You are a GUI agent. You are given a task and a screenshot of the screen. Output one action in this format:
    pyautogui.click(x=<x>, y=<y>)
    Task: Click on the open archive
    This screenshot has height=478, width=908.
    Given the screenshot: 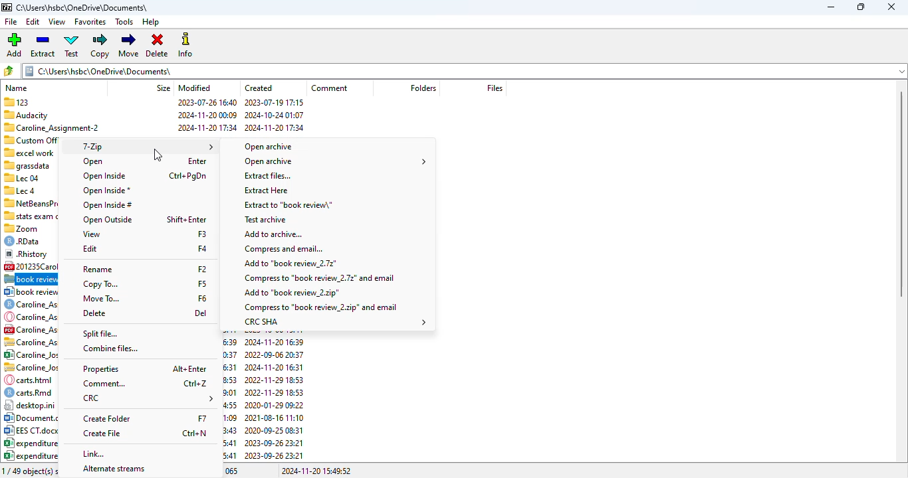 What is the action you would take?
    pyautogui.click(x=334, y=162)
    